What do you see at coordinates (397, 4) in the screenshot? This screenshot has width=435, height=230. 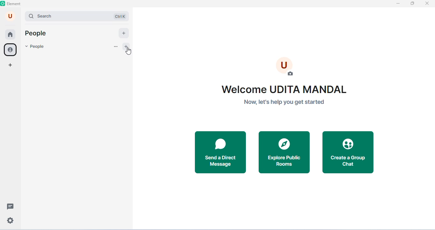 I see `minimize` at bounding box center [397, 4].